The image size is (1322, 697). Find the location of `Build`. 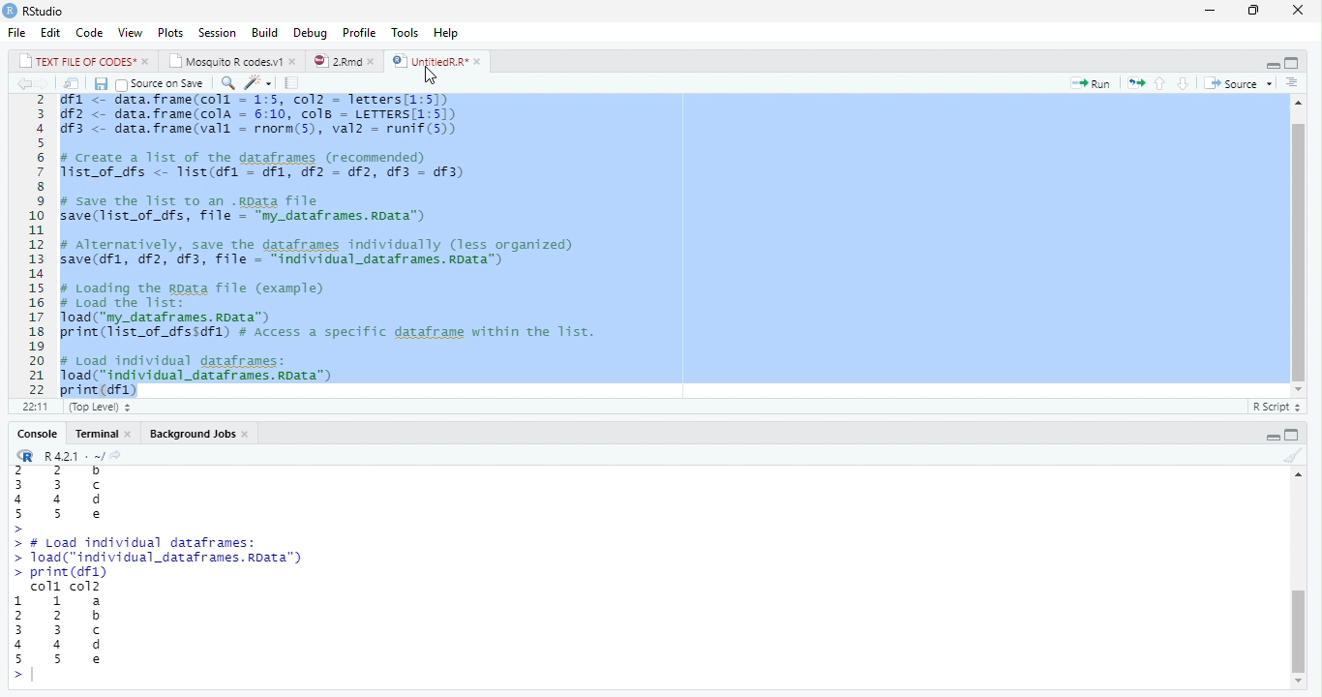

Build is located at coordinates (266, 31).